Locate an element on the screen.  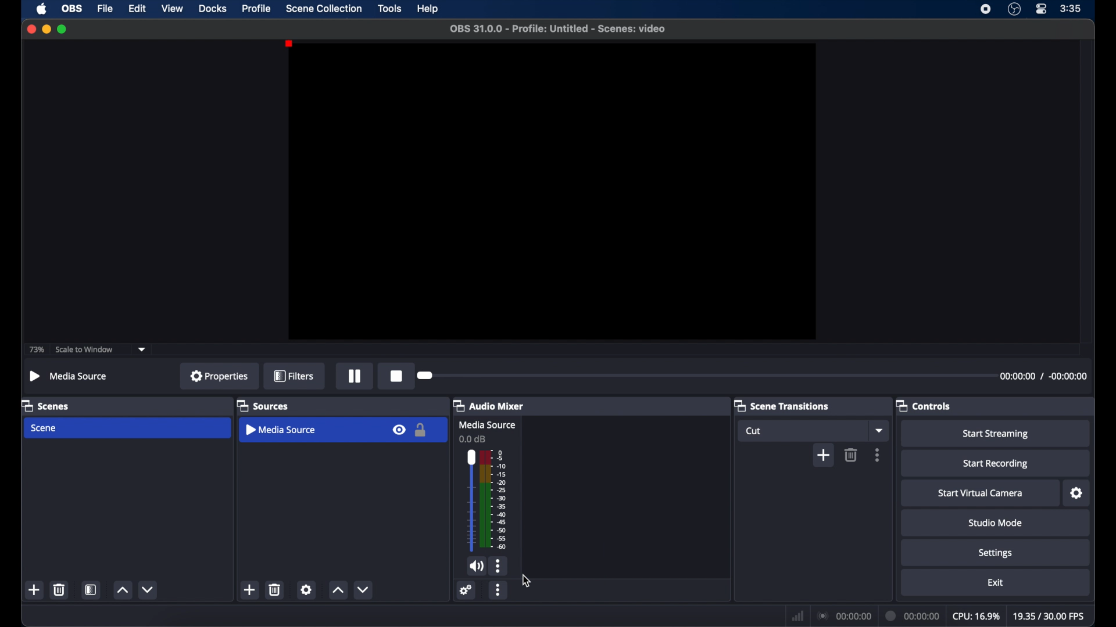
time duration is located at coordinates (1043, 377).